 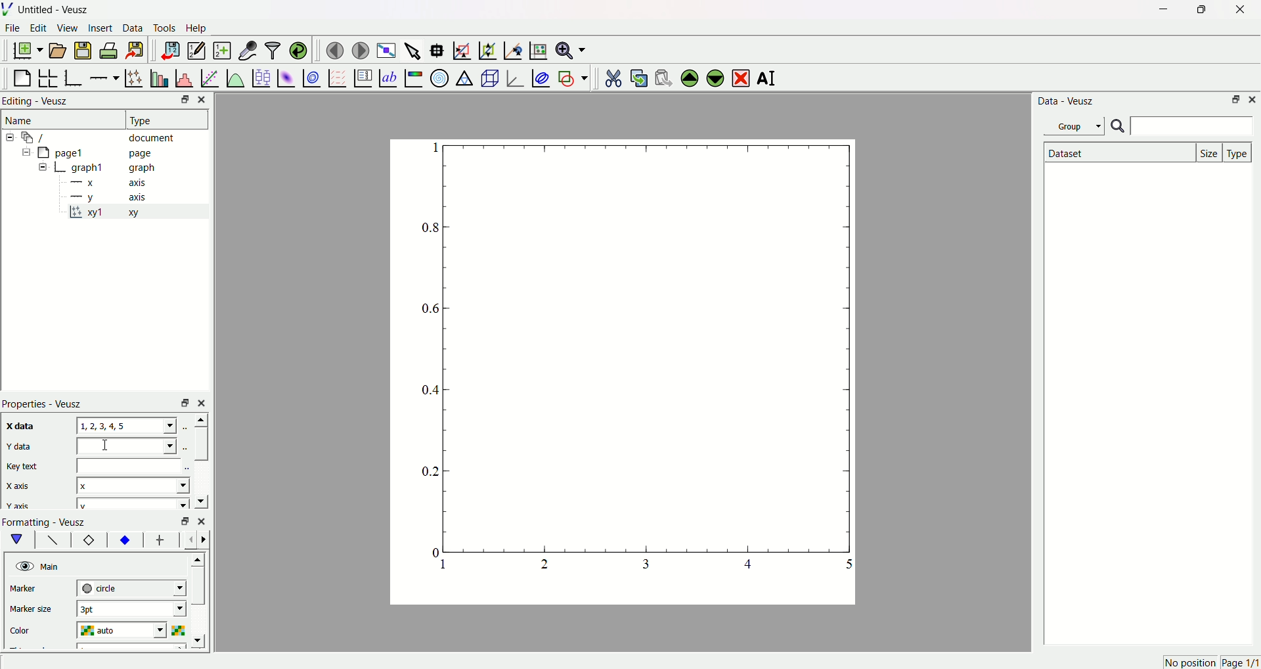 I want to click on new document, so click(x=30, y=51).